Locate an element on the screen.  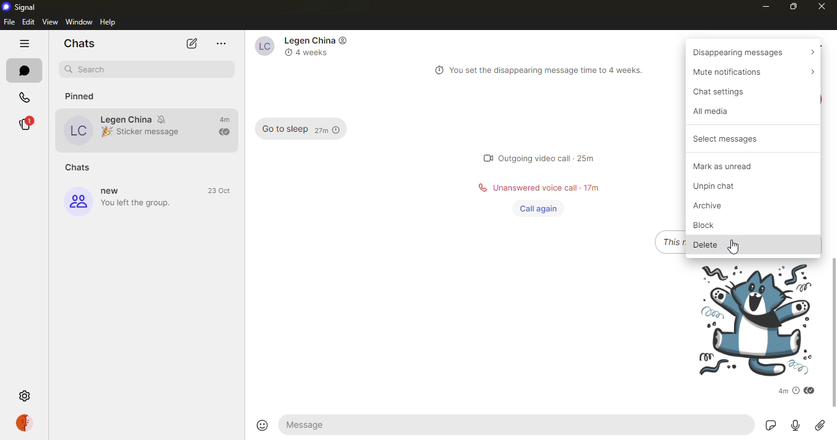
chats is located at coordinates (78, 42).